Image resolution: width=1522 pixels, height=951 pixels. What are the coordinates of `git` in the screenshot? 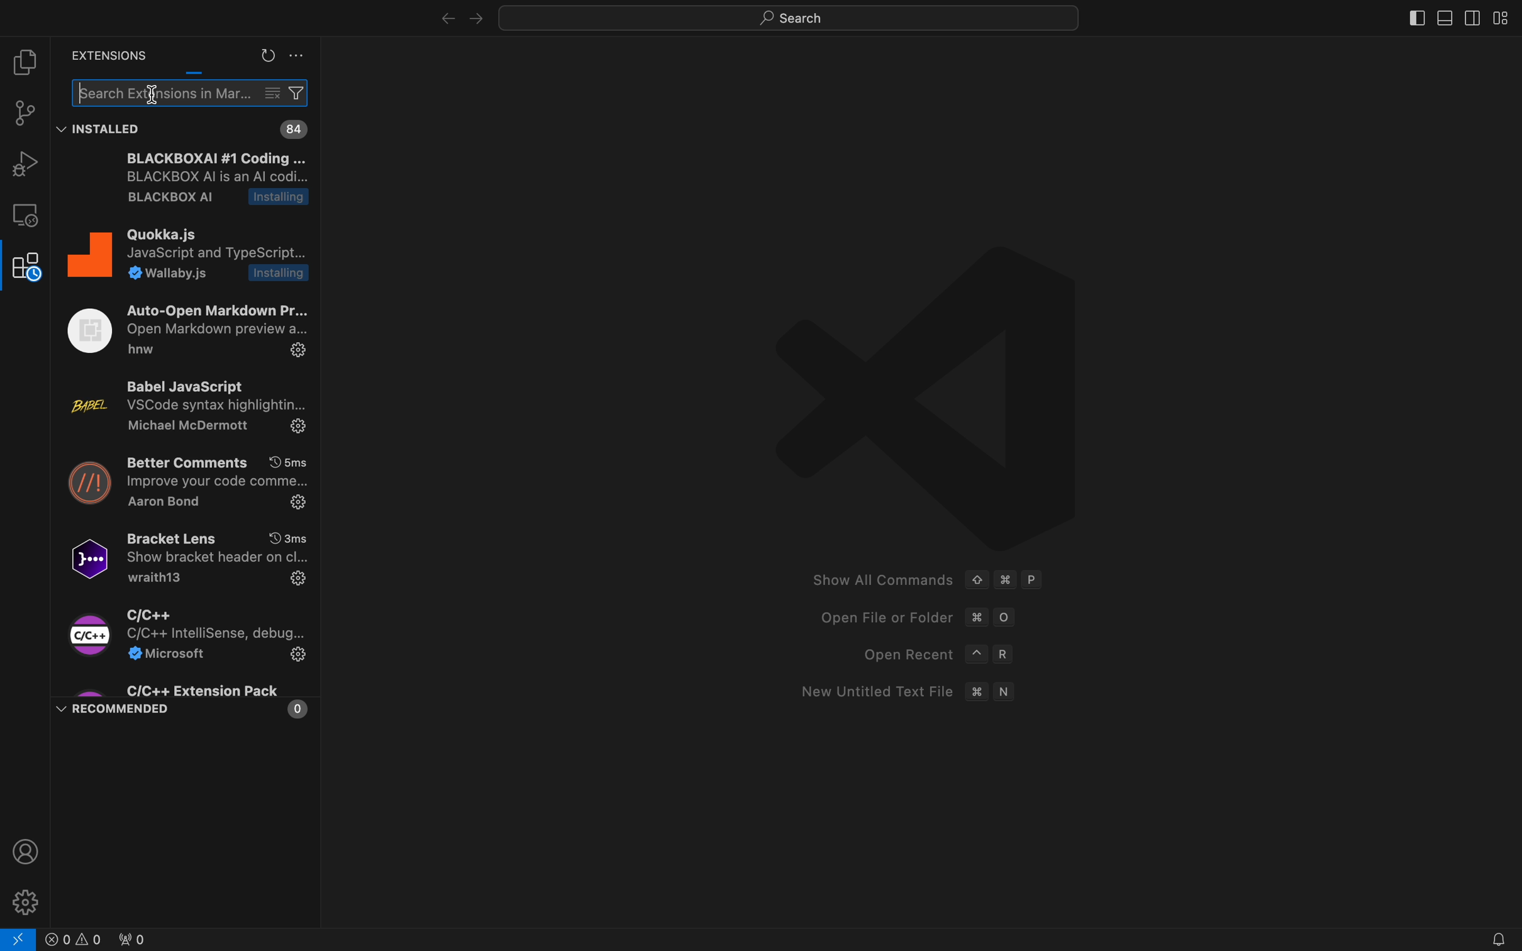 It's located at (25, 113).